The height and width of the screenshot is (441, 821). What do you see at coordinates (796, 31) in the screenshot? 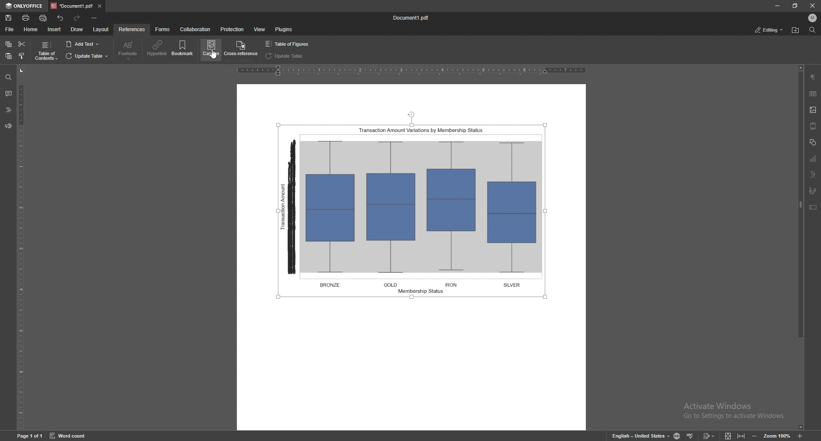
I see `locate file` at bounding box center [796, 31].